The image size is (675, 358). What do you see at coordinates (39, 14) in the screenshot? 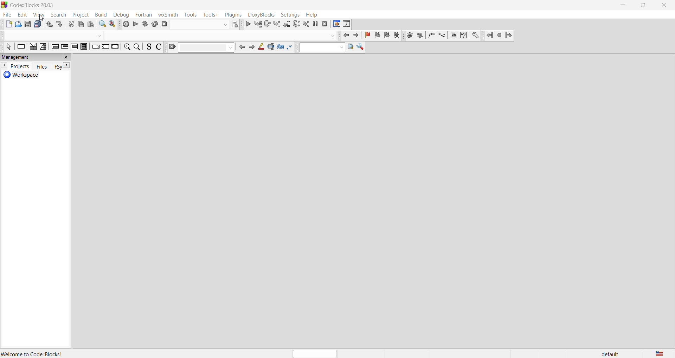
I see `view` at bounding box center [39, 14].